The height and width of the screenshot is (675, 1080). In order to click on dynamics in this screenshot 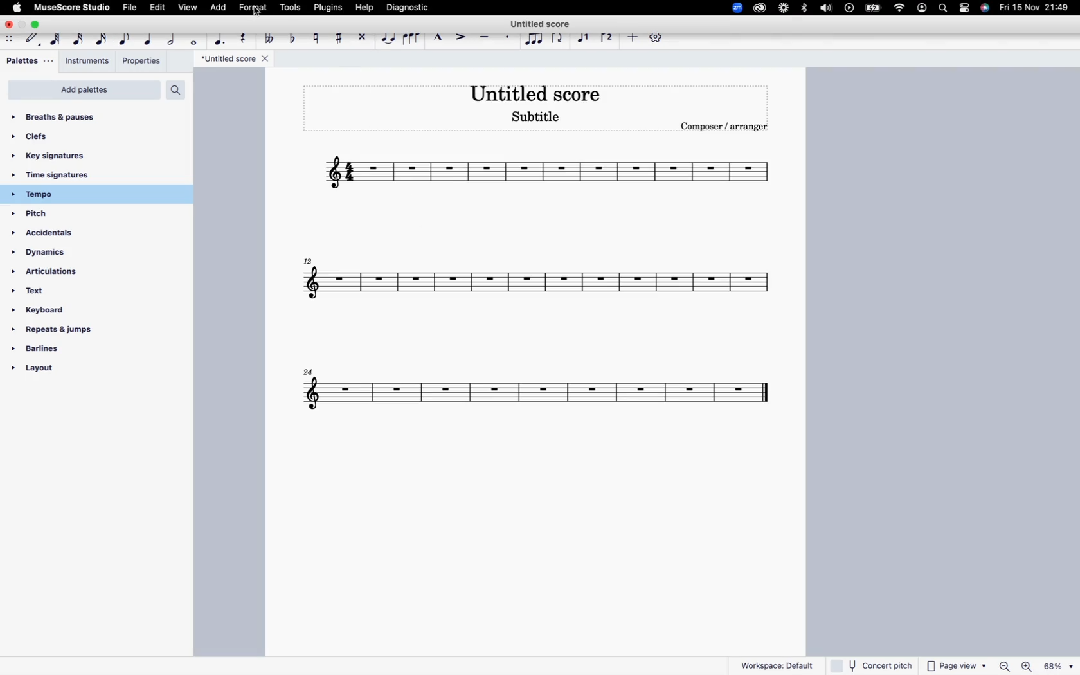, I will do `click(57, 256)`.